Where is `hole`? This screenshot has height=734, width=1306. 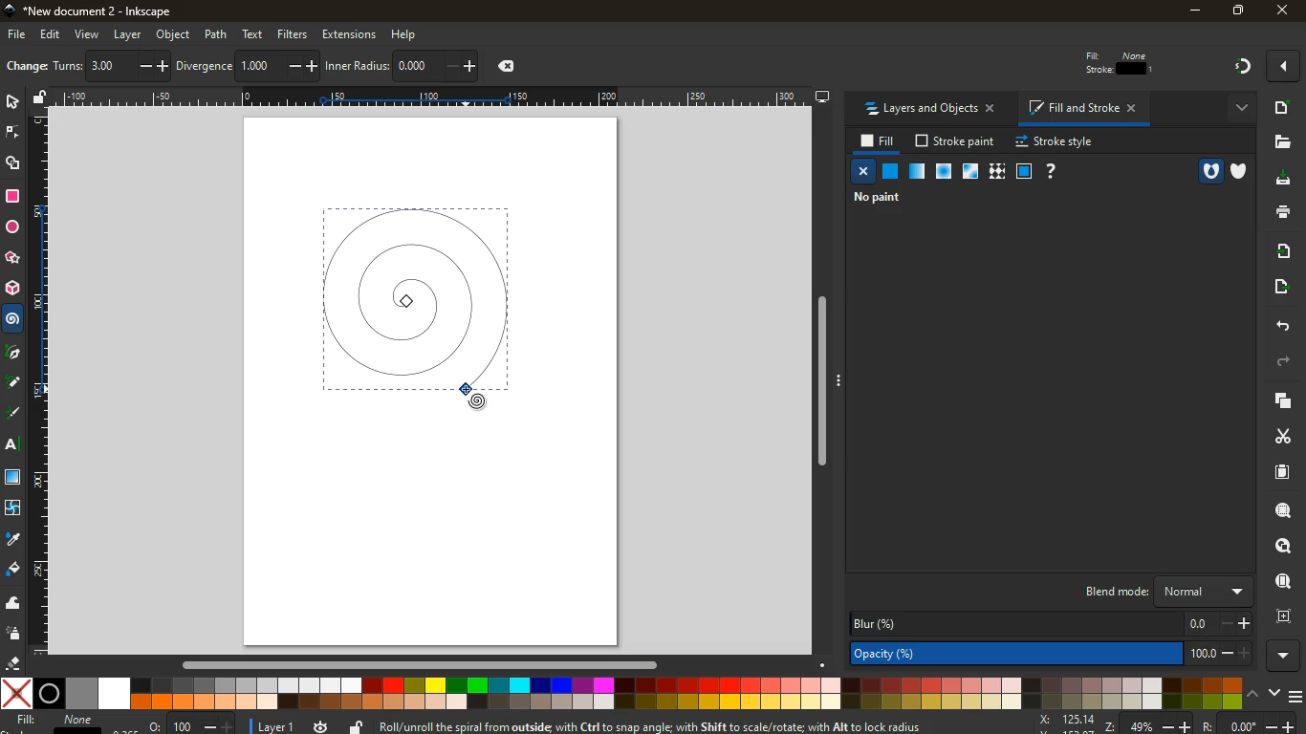 hole is located at coordinates (1202, 171).